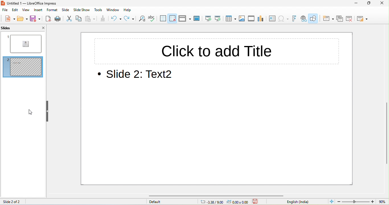 The image size is (389, 205). Describe the element at coordinates (66, 11) in the screenshot. I see `slide` at that location.